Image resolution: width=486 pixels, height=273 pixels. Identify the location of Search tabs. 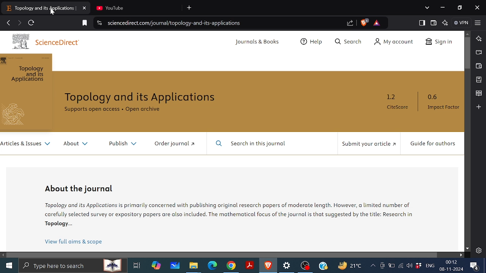
(428, 8).